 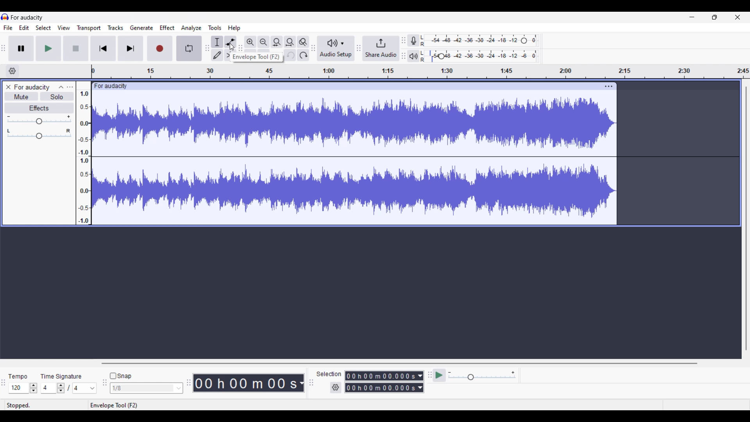 I want to click on Fit project to width, so click(x=291, y=42).